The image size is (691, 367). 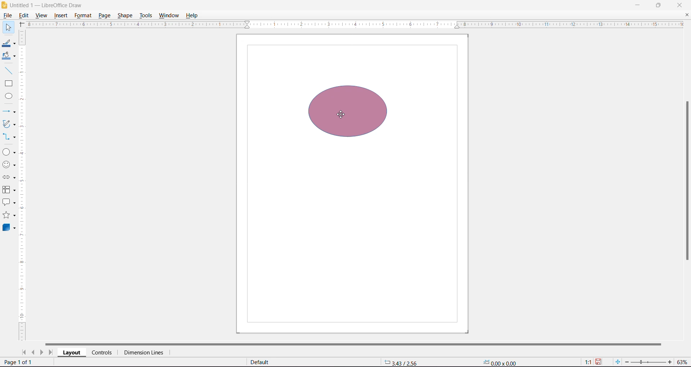 I want to click on Zoom In, so click(x=669, y=362).